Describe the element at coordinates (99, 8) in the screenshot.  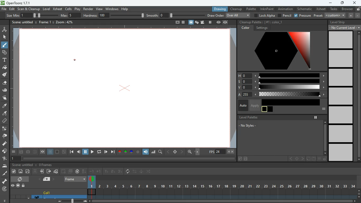
I see `view` at that location.